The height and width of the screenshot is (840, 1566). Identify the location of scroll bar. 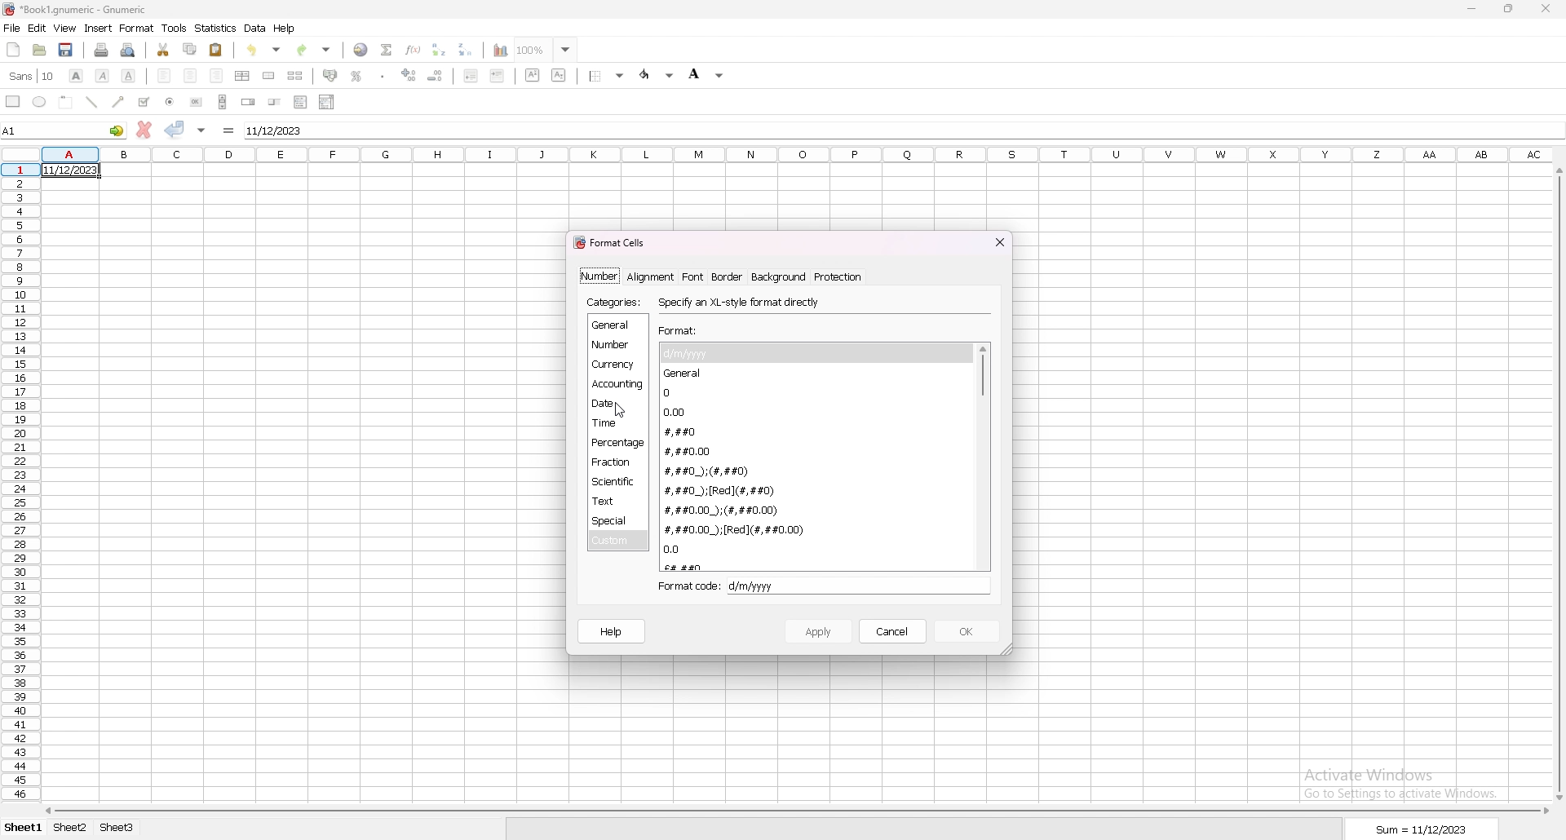
(223, 101).